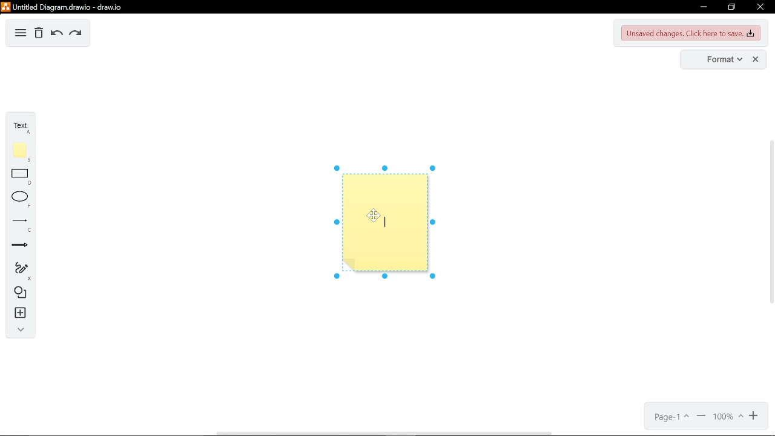 This screenshot has width=775, height=436. I want to click on current window: Untitled Diagram.drawio - draw.io, so click(65, 7).